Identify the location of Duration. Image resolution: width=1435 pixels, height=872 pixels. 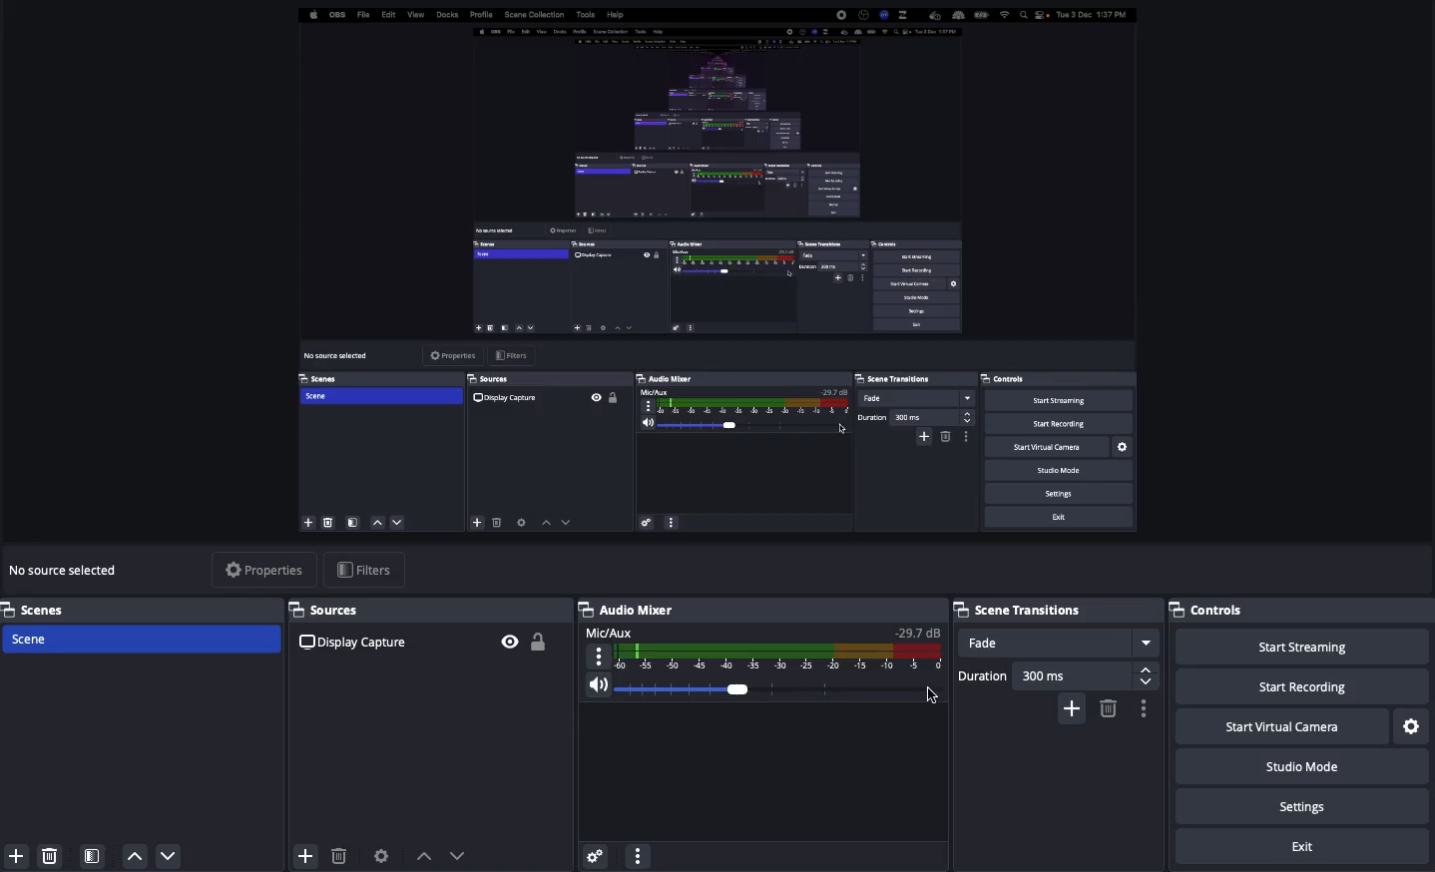
(1056, 675).